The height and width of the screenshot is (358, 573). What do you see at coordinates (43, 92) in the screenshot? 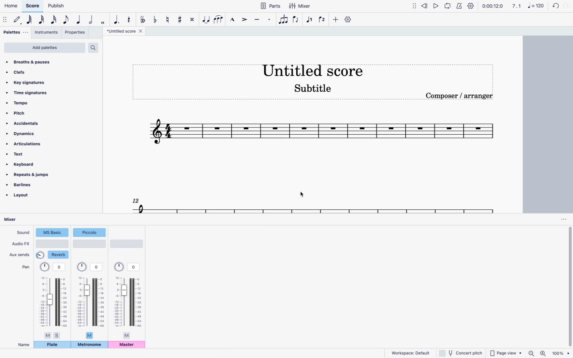
I see `time signatures` at bounding box center [43, 92].